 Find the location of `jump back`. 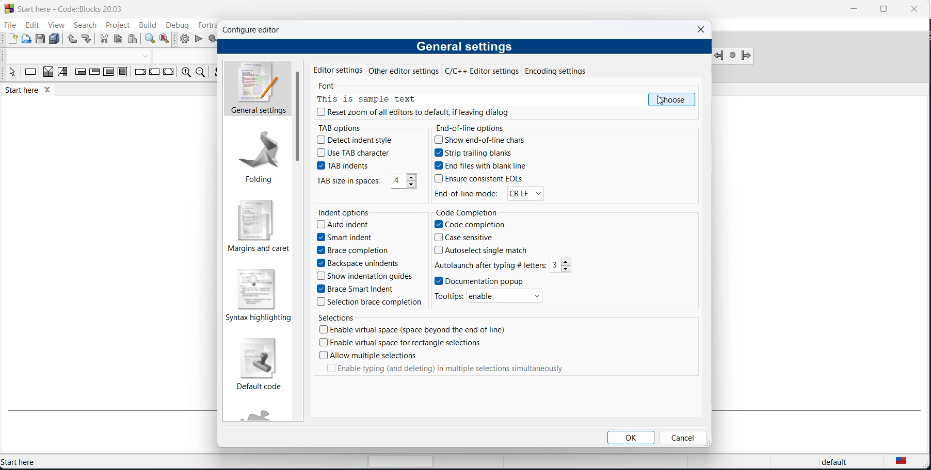

jump back is located at coordinates (720, 56).